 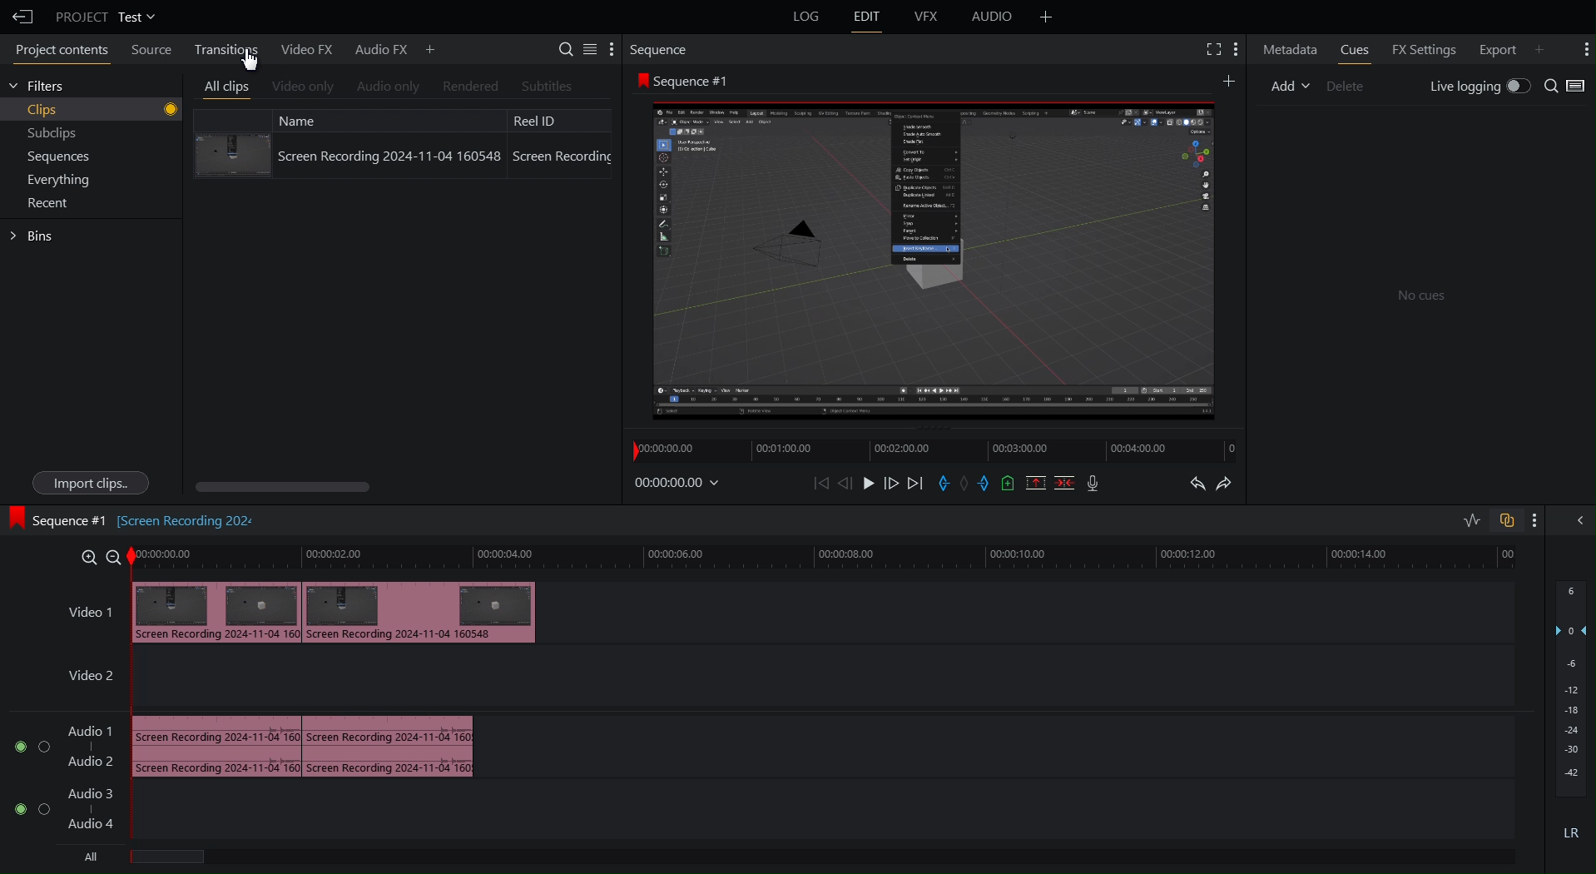 What do you see at coordinates (15, 751) in the screenshot?
I see `toggle` at bounding box center [15, 751].